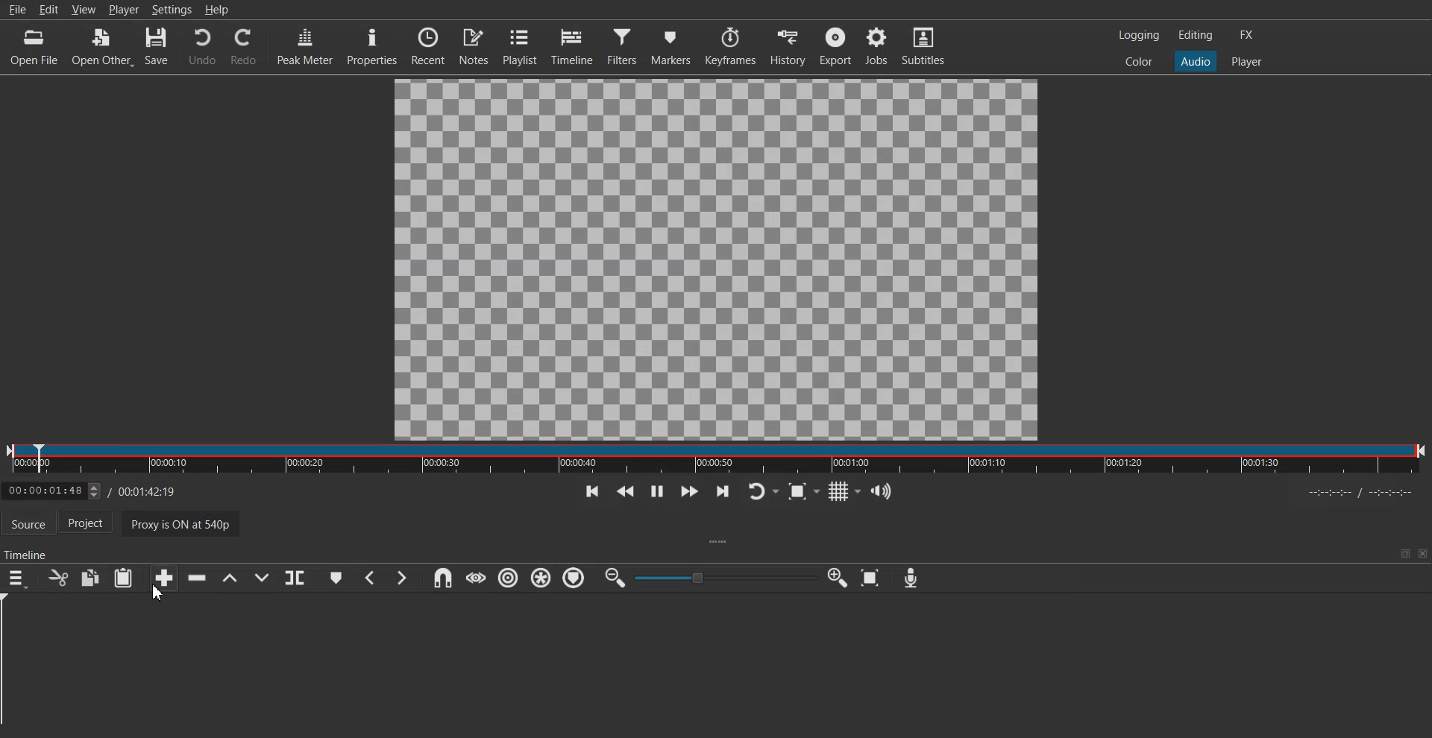 This screenshot has width=1432, height=738. I want to click on Recent, so click(426, 45).